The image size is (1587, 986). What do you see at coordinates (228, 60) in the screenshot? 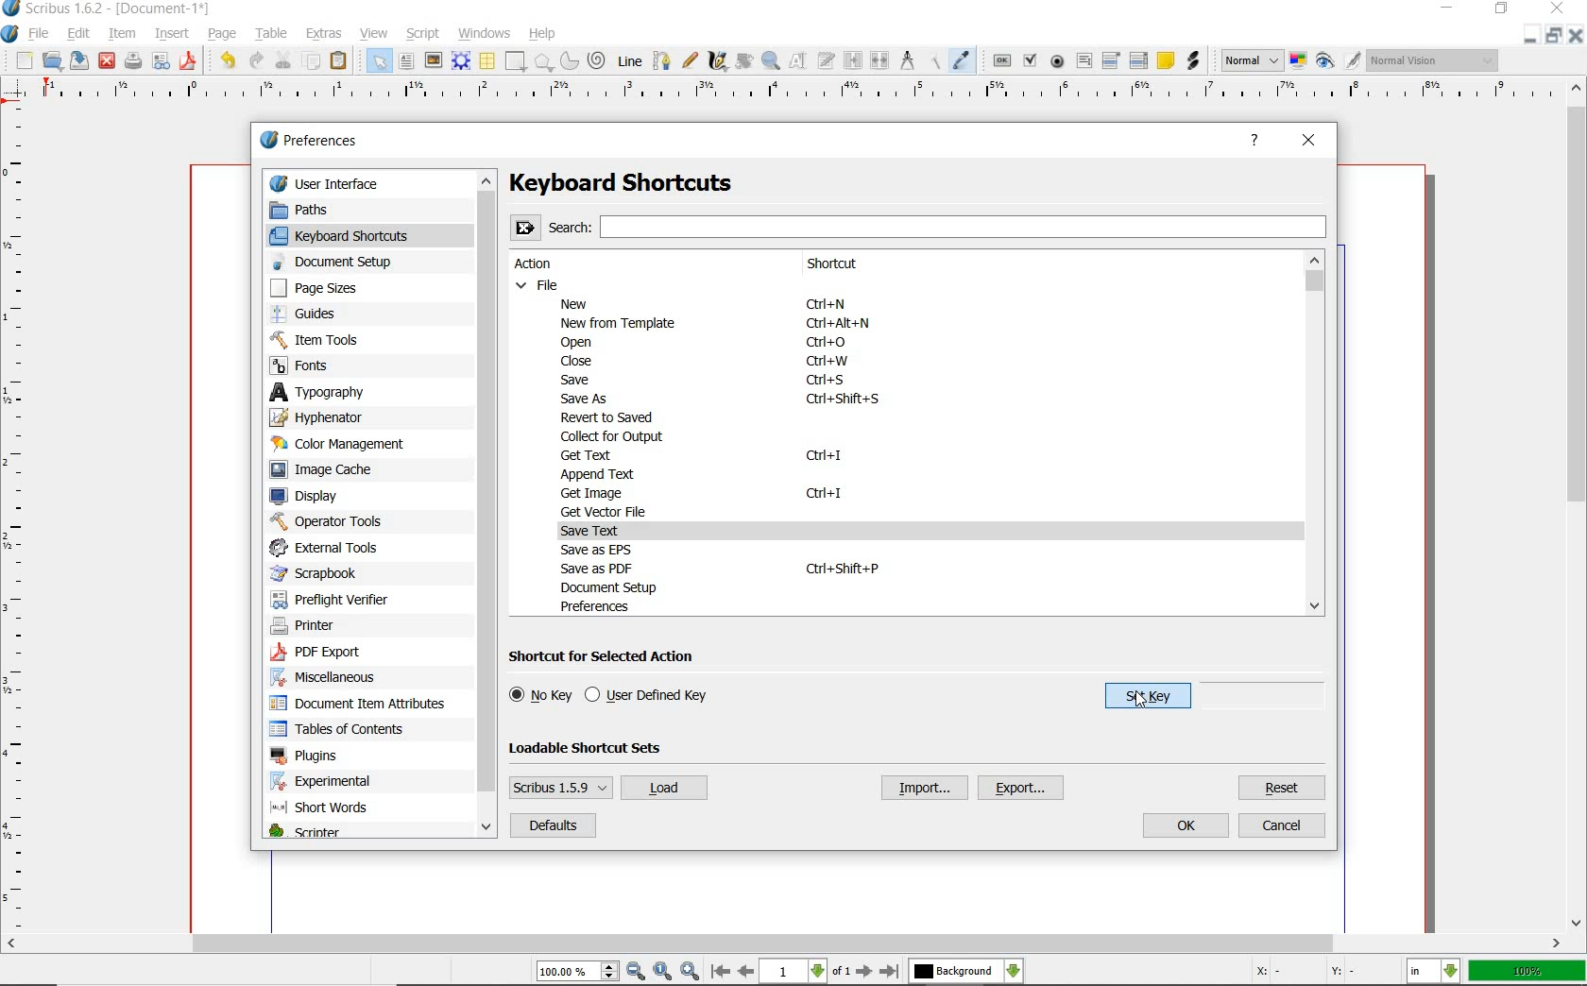
I see `undo` at bounding box center [228, 60].